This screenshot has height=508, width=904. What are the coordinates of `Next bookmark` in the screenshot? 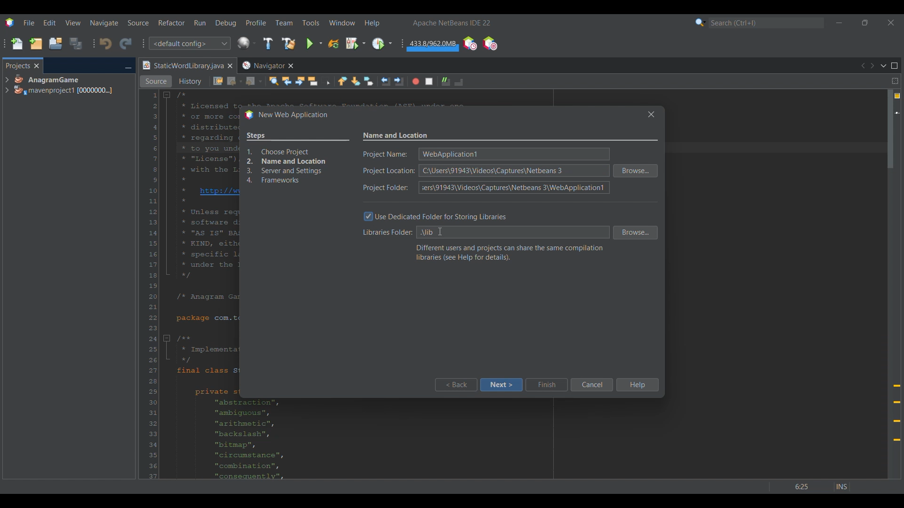 It's located at (355, 81).